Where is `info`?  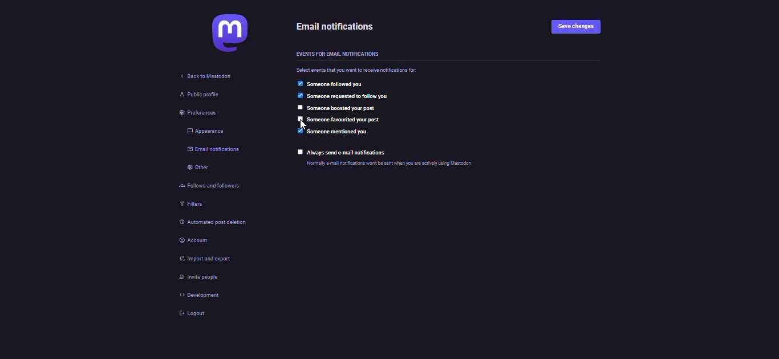 info is located at coordinates (423, 163).